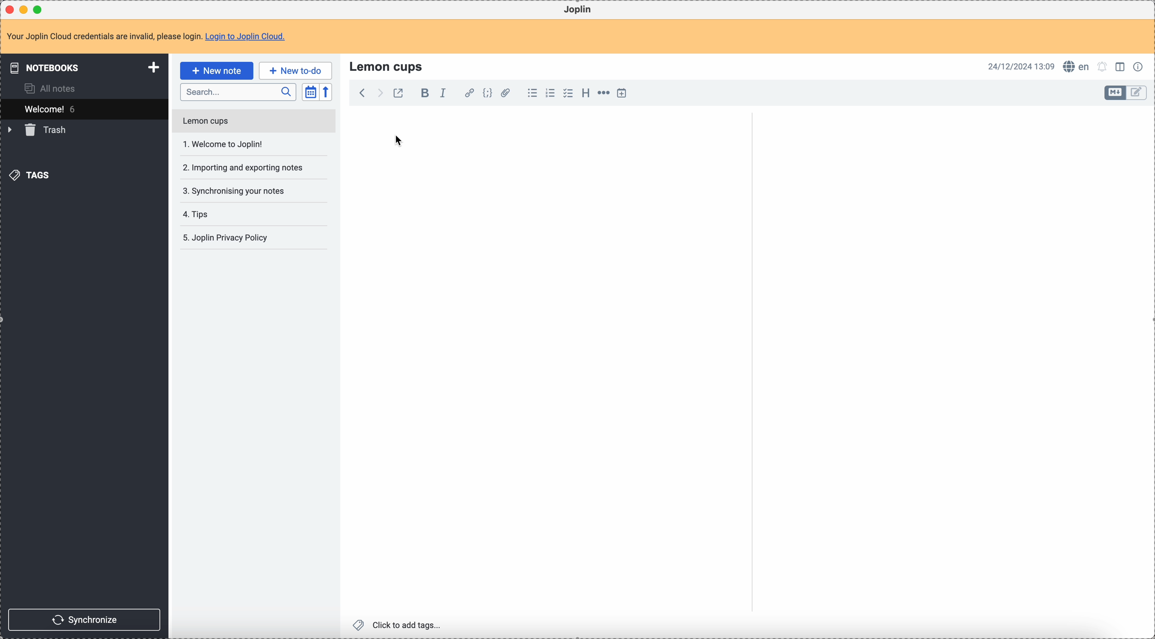  What do you see at coordinates (1137, 93) in the screenshot?
I see `toggle edit layout` at bounding box center [1137, 93].